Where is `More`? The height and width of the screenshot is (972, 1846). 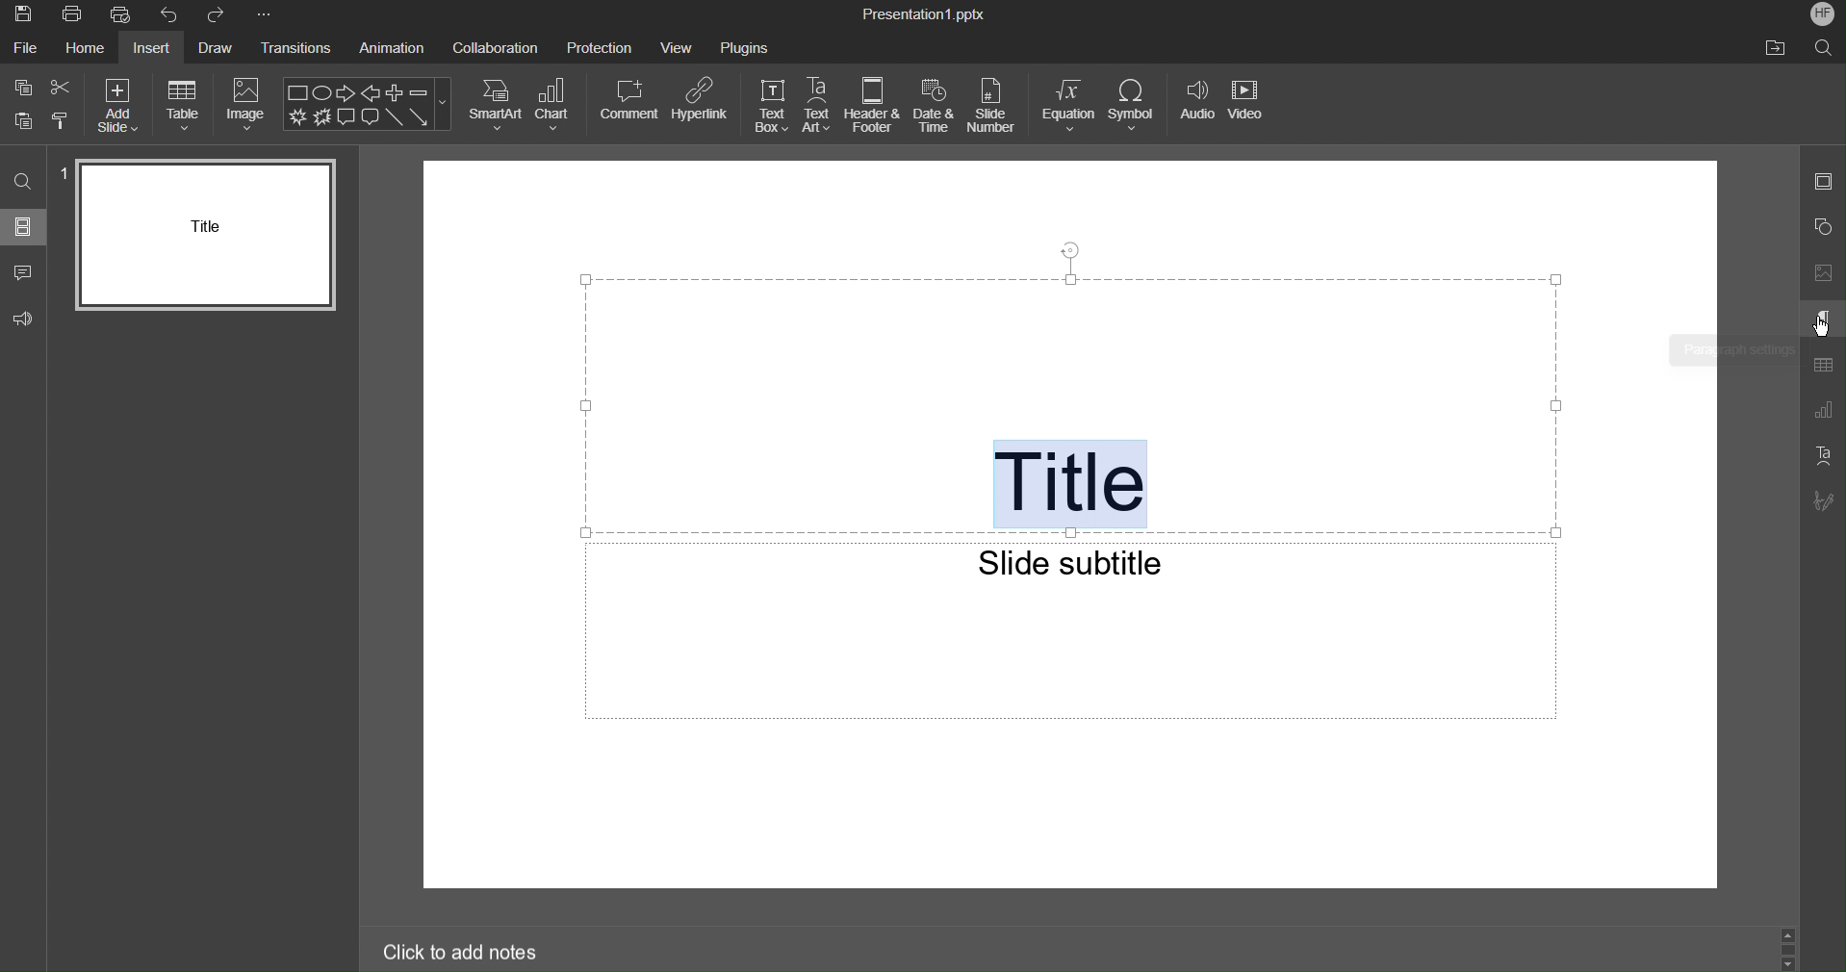
More is located at coordinates (269, 16).